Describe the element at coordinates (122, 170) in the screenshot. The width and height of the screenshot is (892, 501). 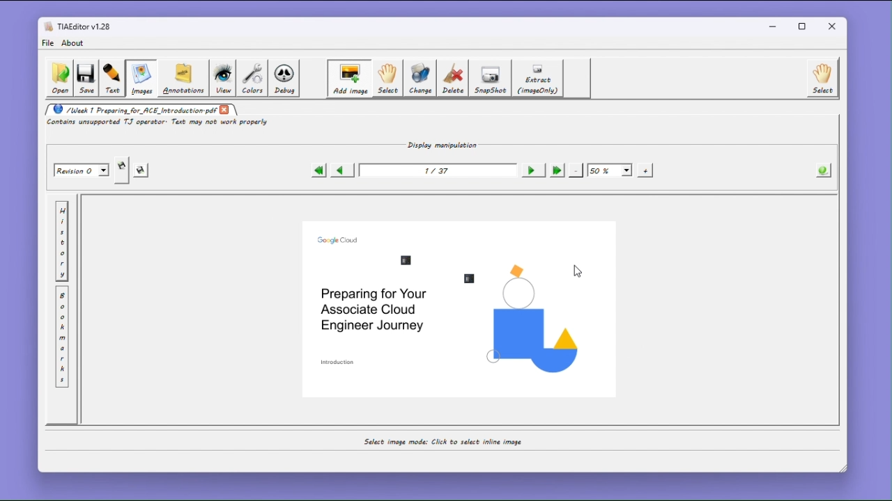
I see `Save a copy` at that location.